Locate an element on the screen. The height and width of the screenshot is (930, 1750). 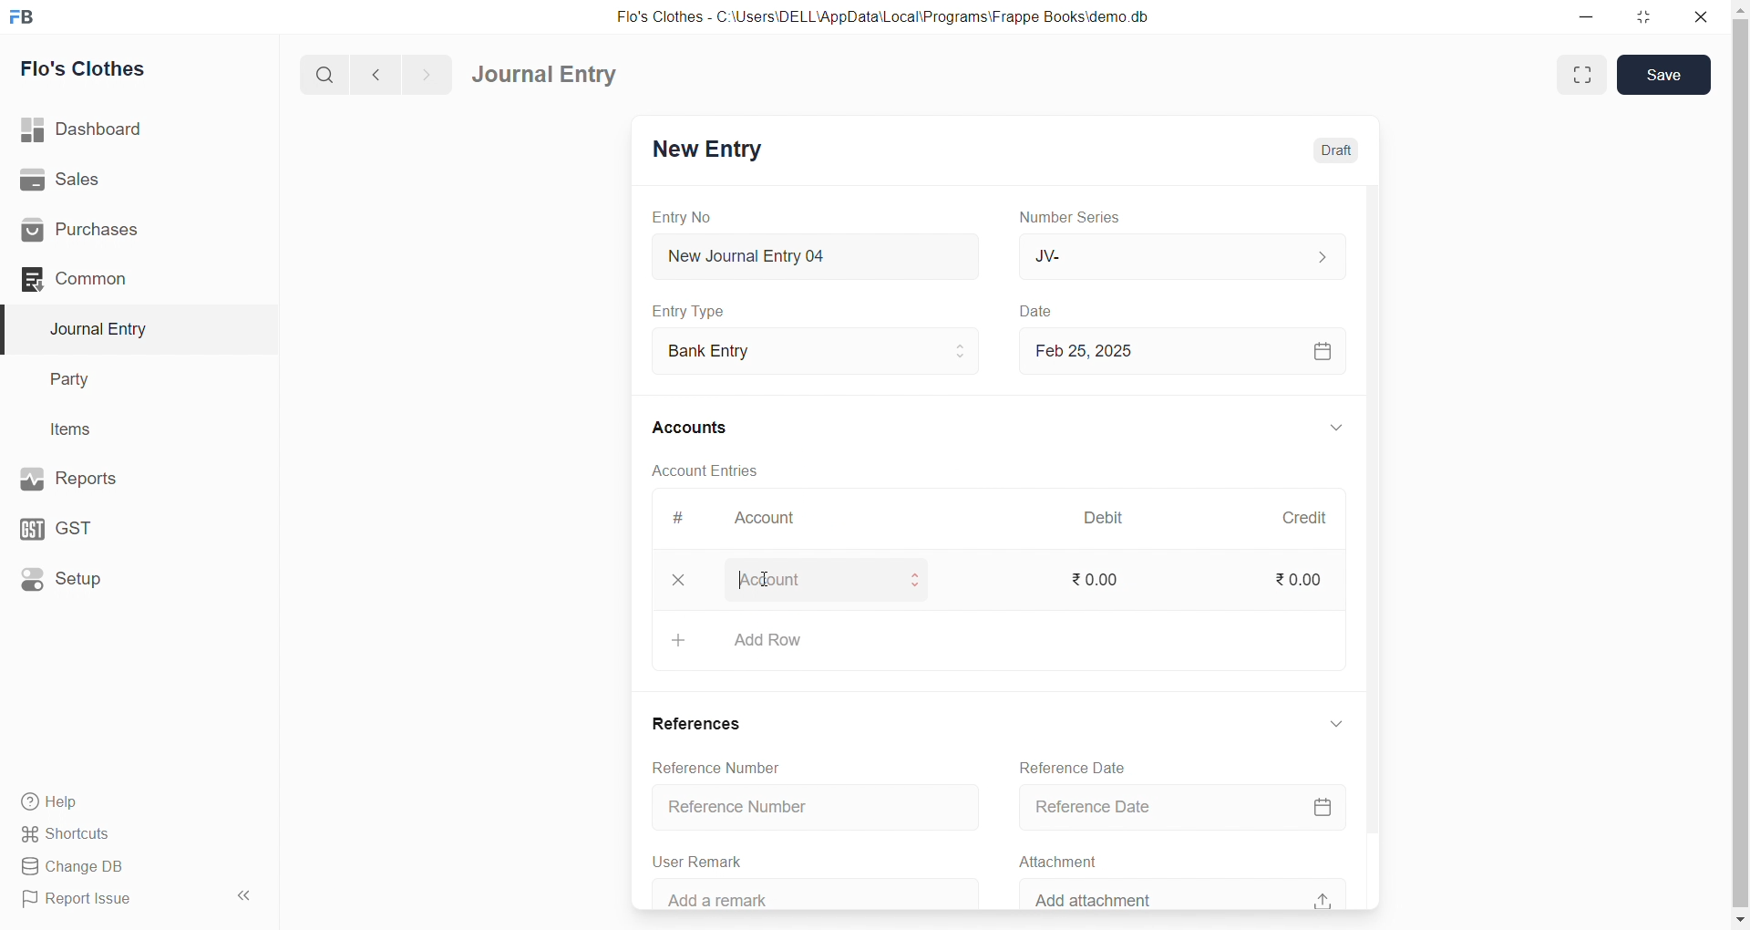
cursor is located at coordinates (766, 579).